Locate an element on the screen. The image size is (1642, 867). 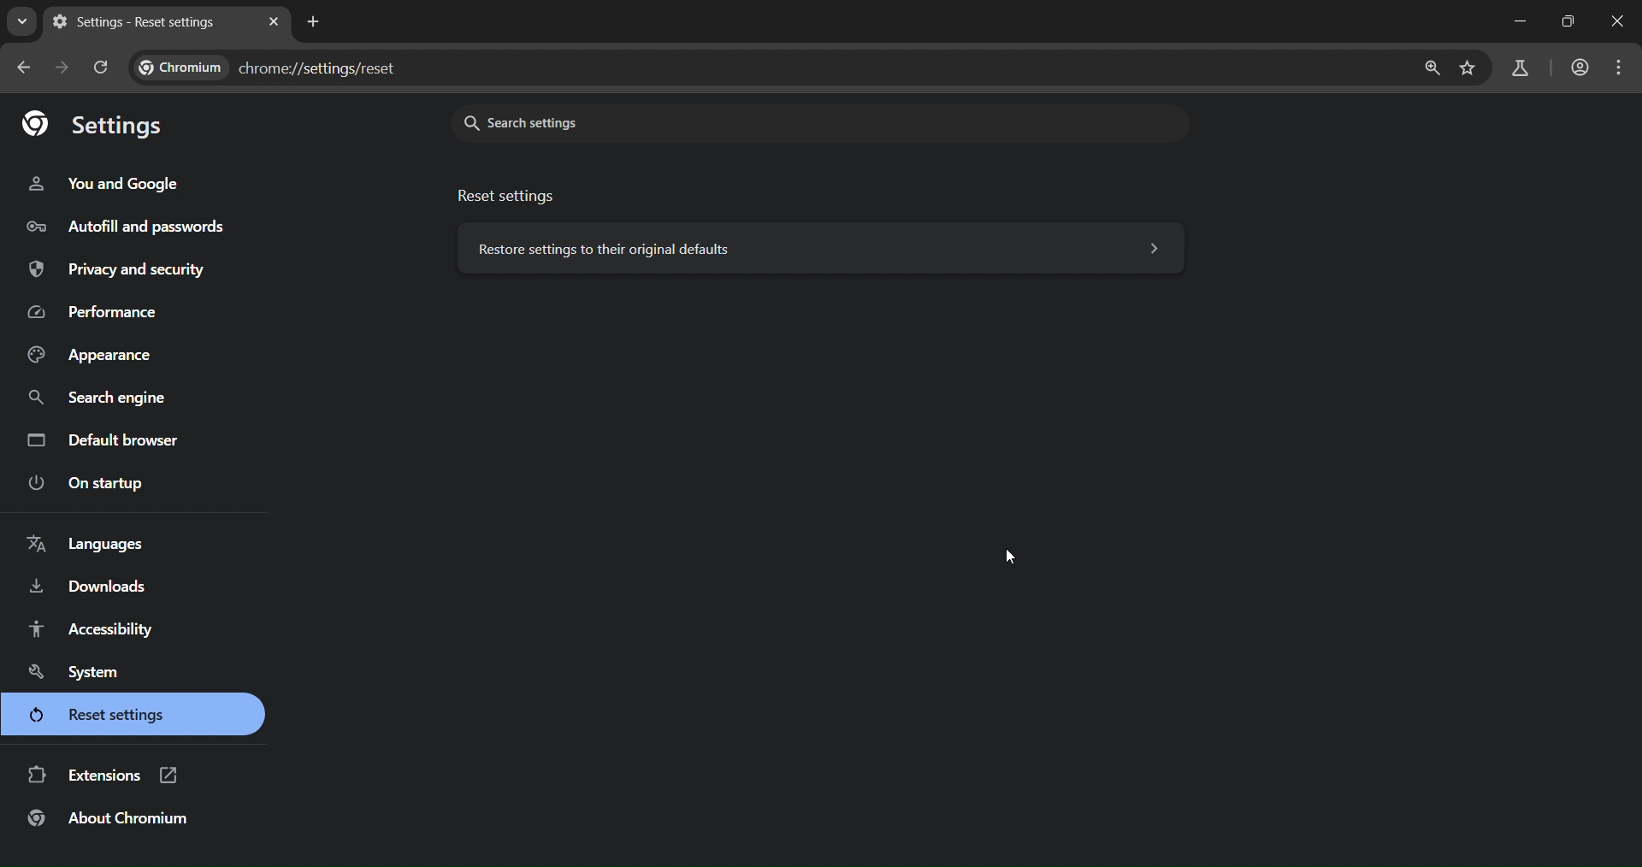
about chromium is located at coordinates (103, 819).